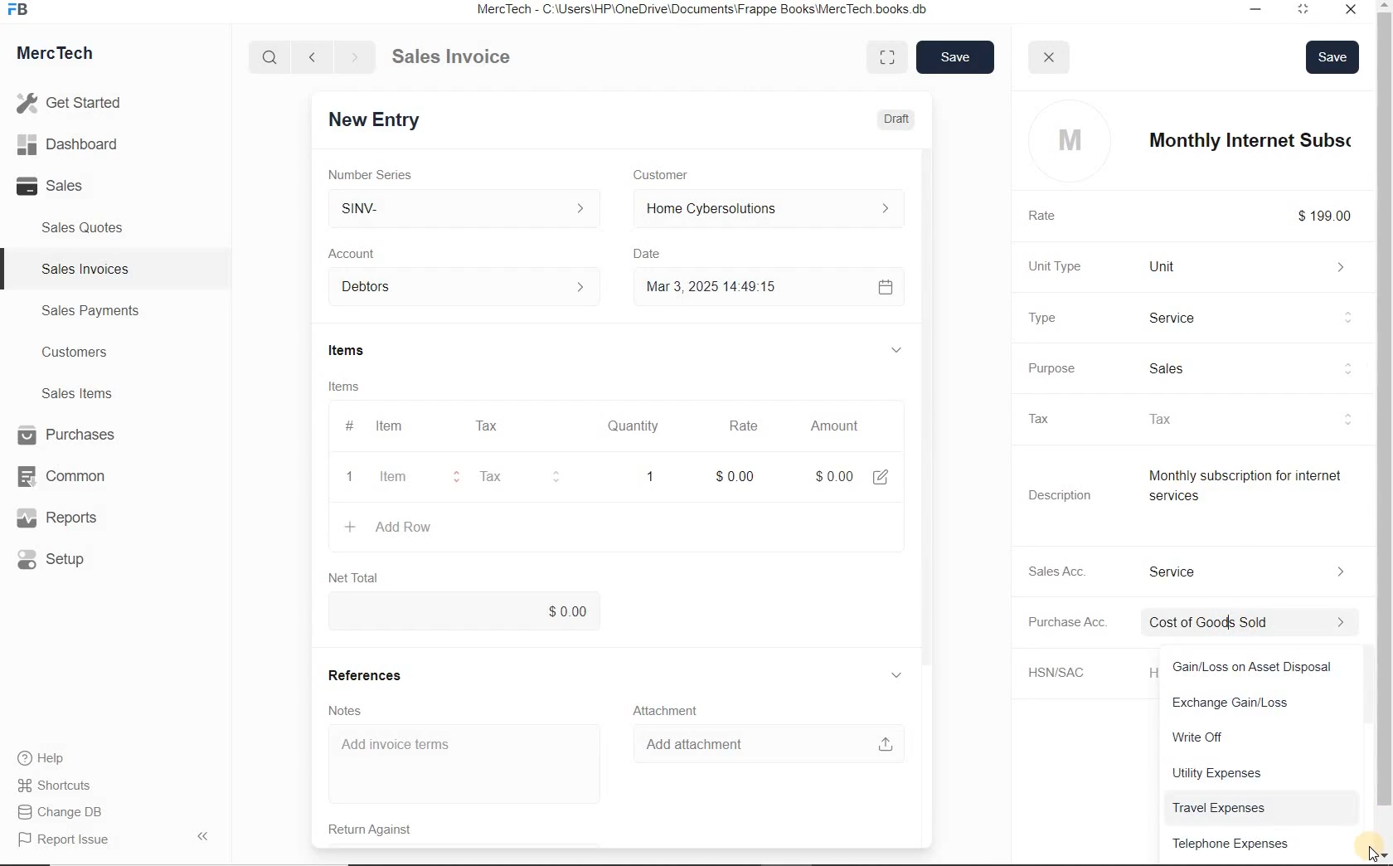  Describe the element at coordinates (1258, 843) in the screenshot. I see `Telephone Expenses.` at that location.